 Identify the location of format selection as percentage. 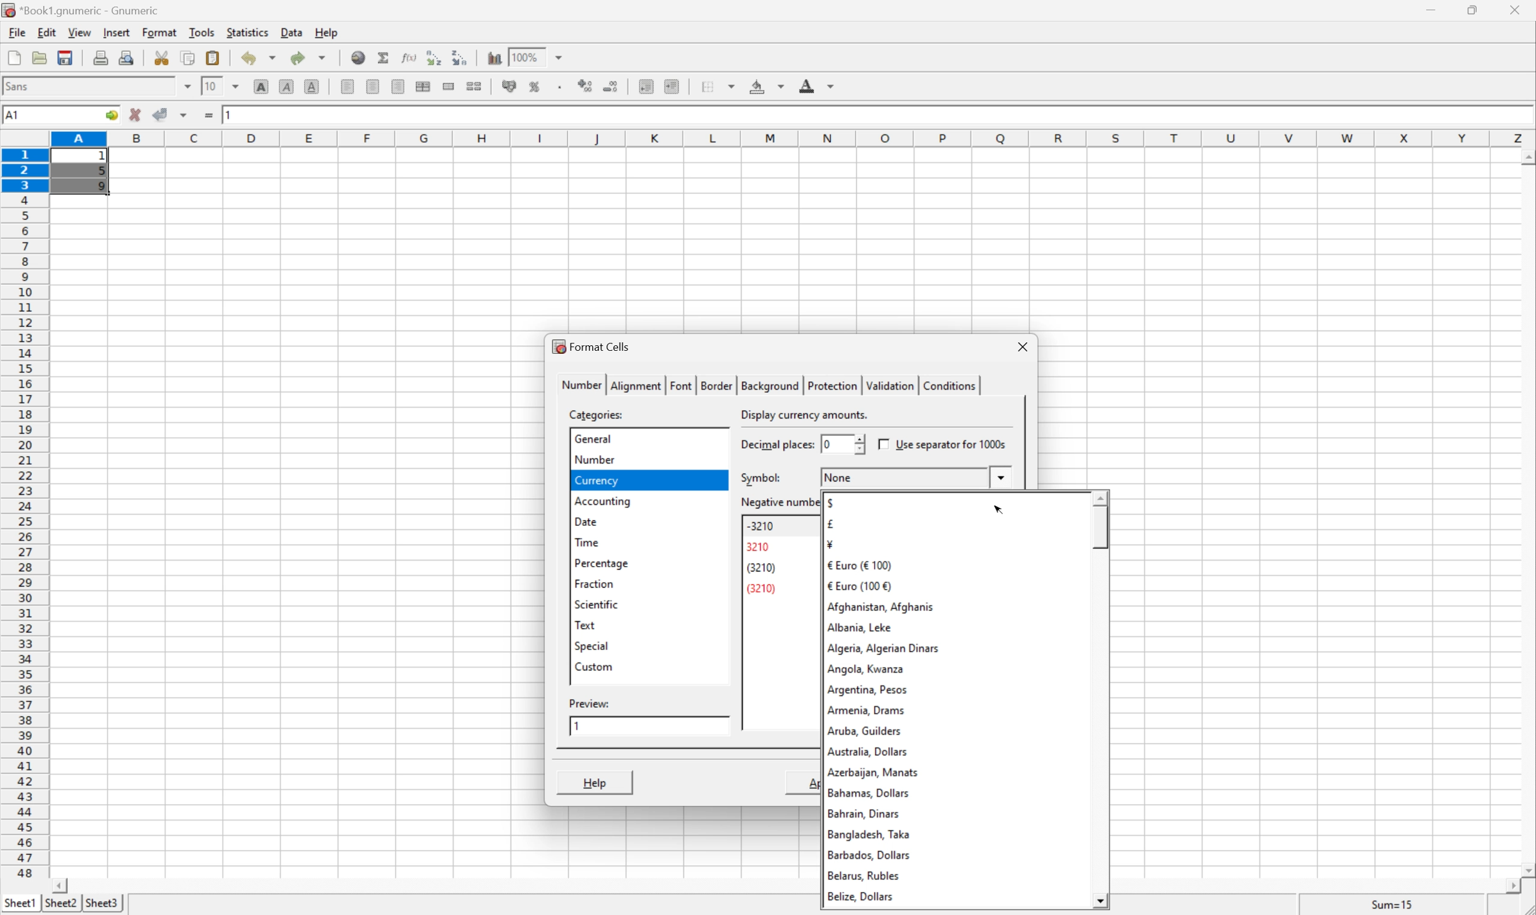
(535, 86).